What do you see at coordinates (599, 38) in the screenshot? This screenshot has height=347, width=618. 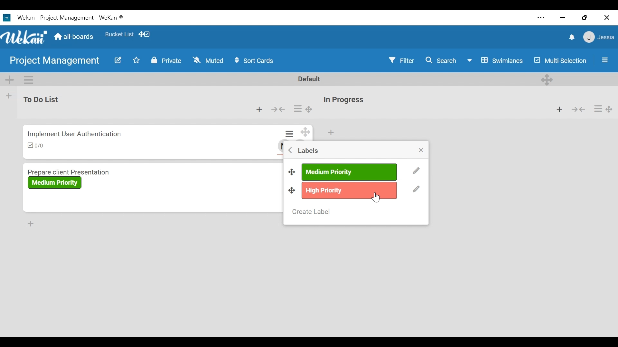 I see `Member Settings` at bounding box center [599, 38].